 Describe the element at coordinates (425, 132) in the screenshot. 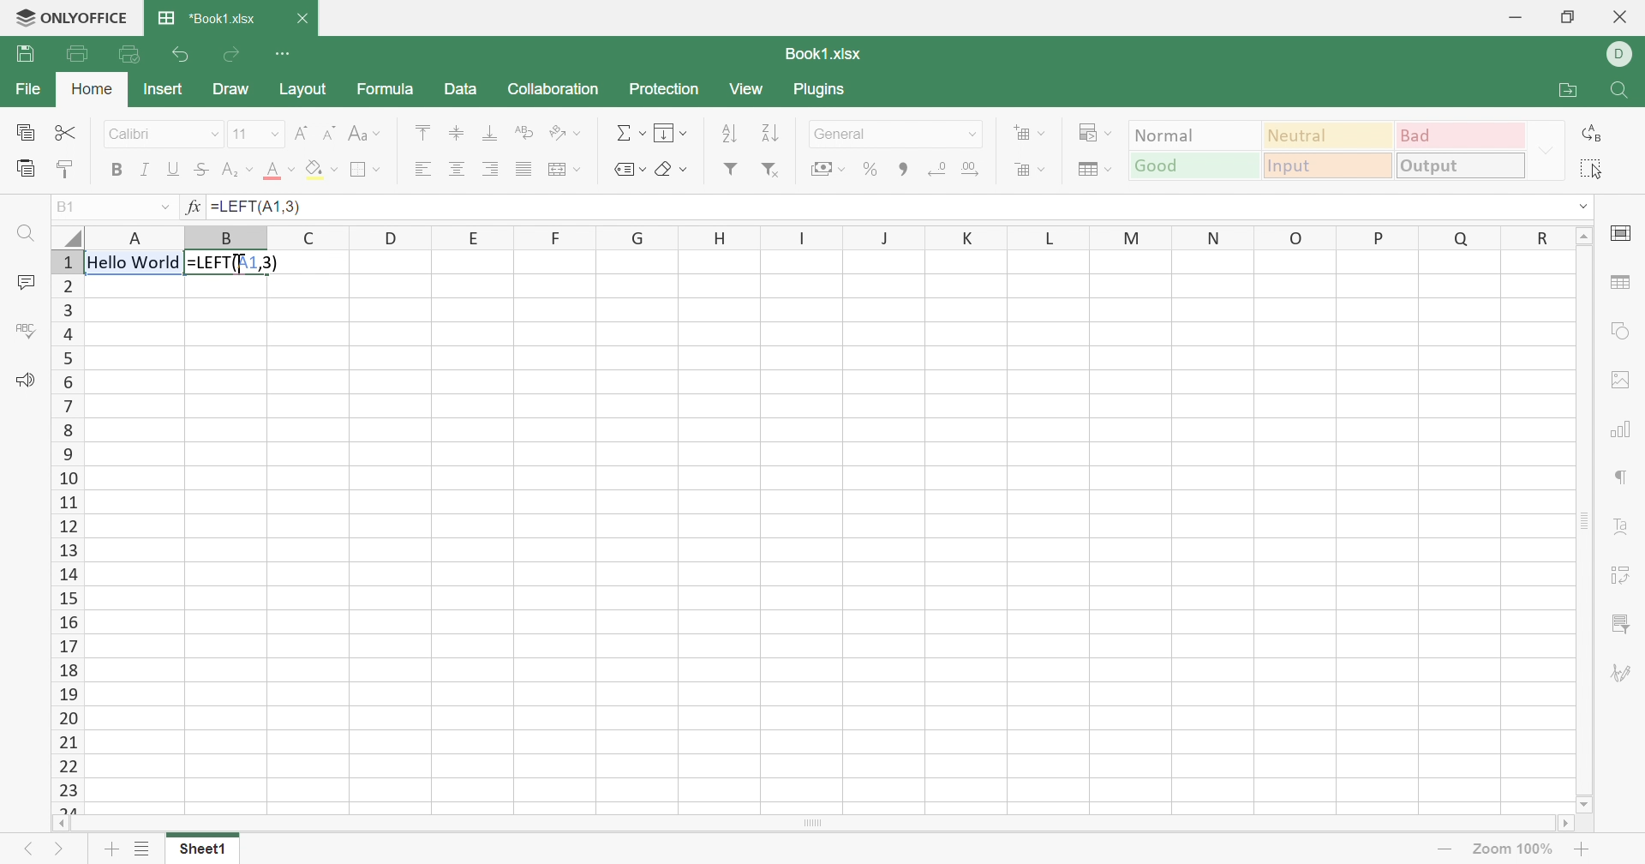

I see `Align top` at that location.